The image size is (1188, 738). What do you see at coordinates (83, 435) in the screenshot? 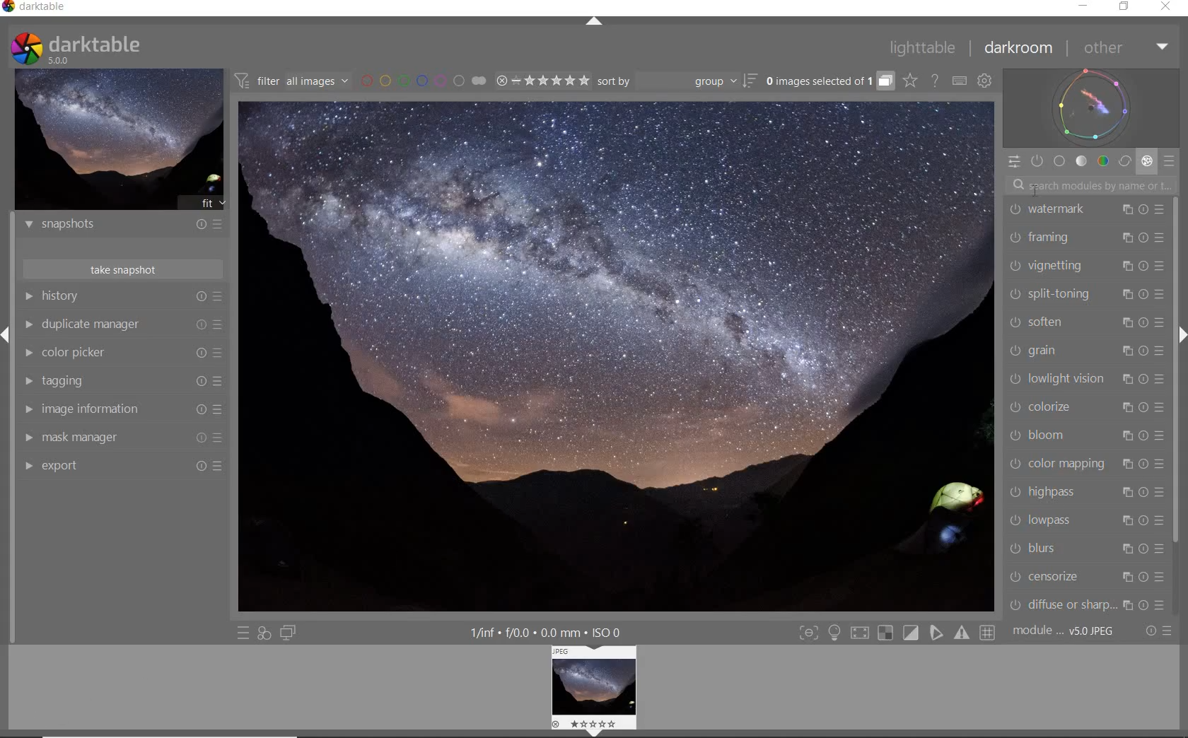
I see `mask manager` at bounding box center [83, 435].